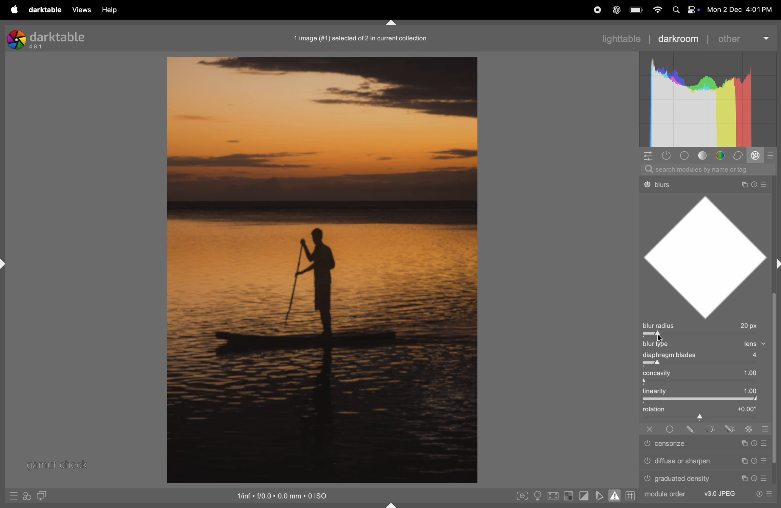  Describe the element at coordinates (707, 364) in the screenshot. I see `toggle bar` at that location.